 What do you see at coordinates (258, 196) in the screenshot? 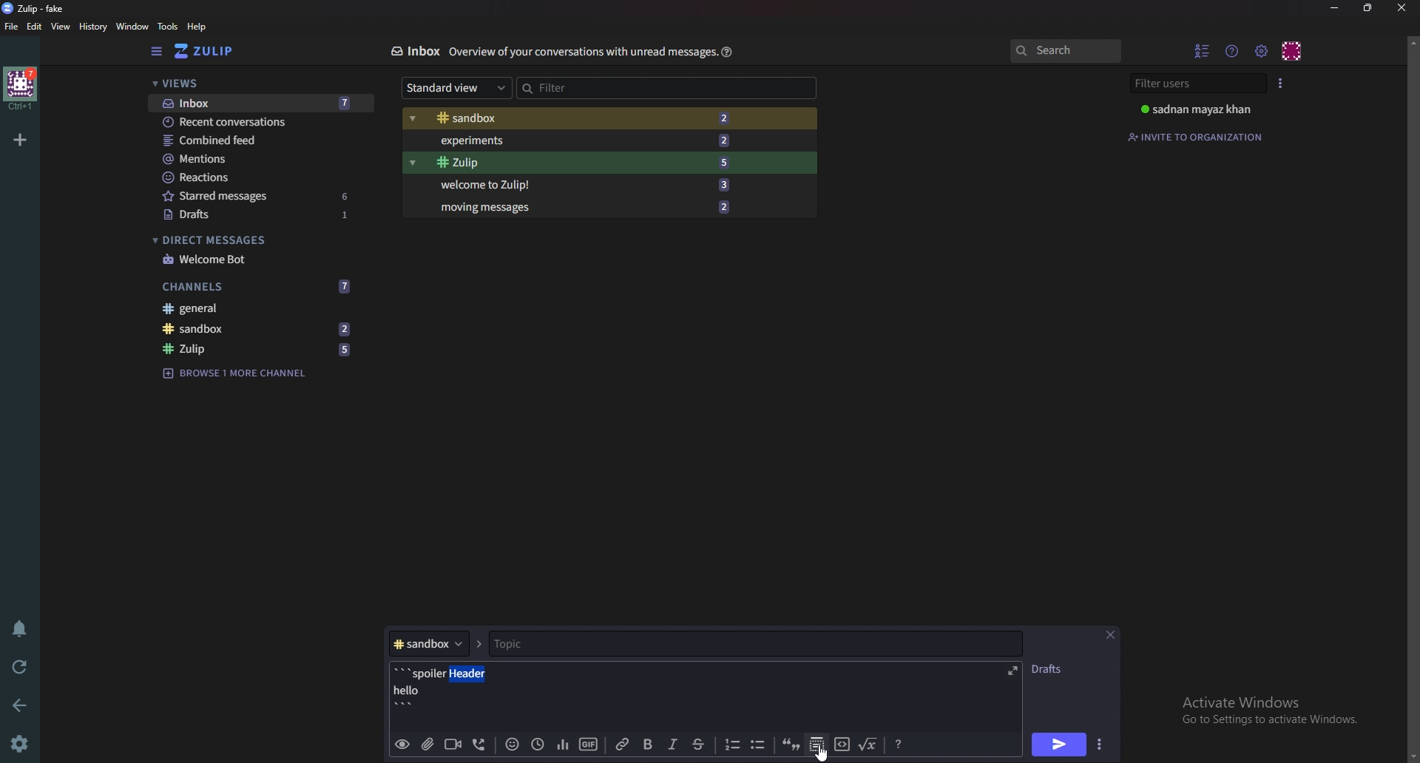
I see `starred messages 6` at bounding box center [258, 196].